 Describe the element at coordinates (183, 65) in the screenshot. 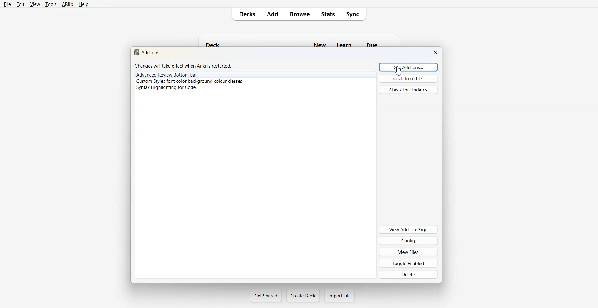

I see `Changes will take effect when Anki is restarted` at that location.